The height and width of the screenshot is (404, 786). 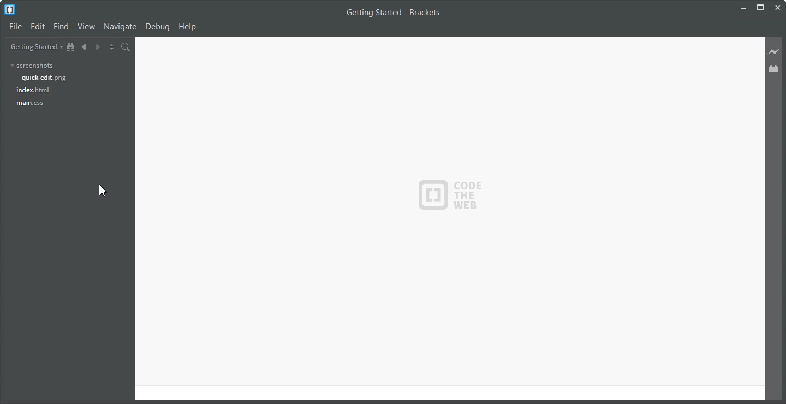 I want to click on screenshots, so click(x=32, y=66).